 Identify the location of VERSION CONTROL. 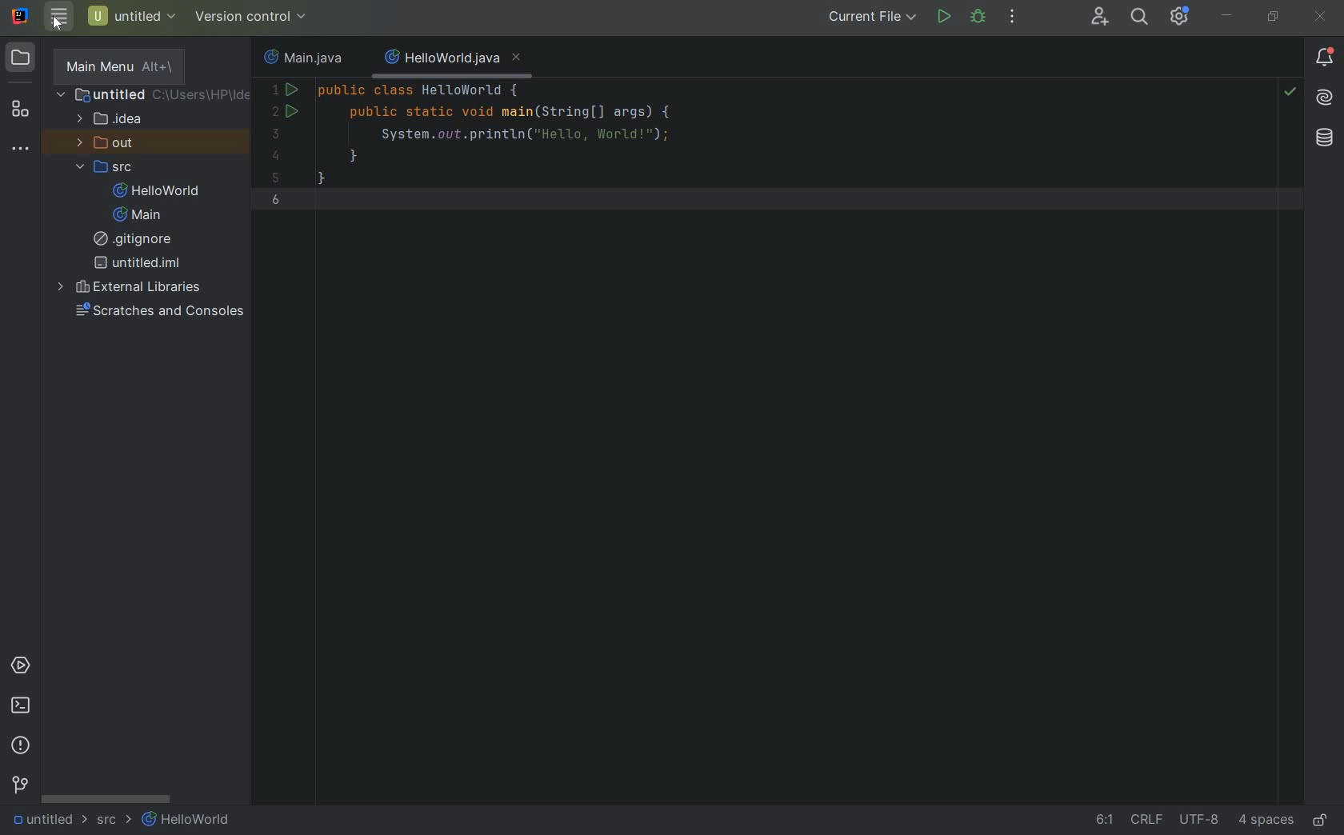
(254, 15).